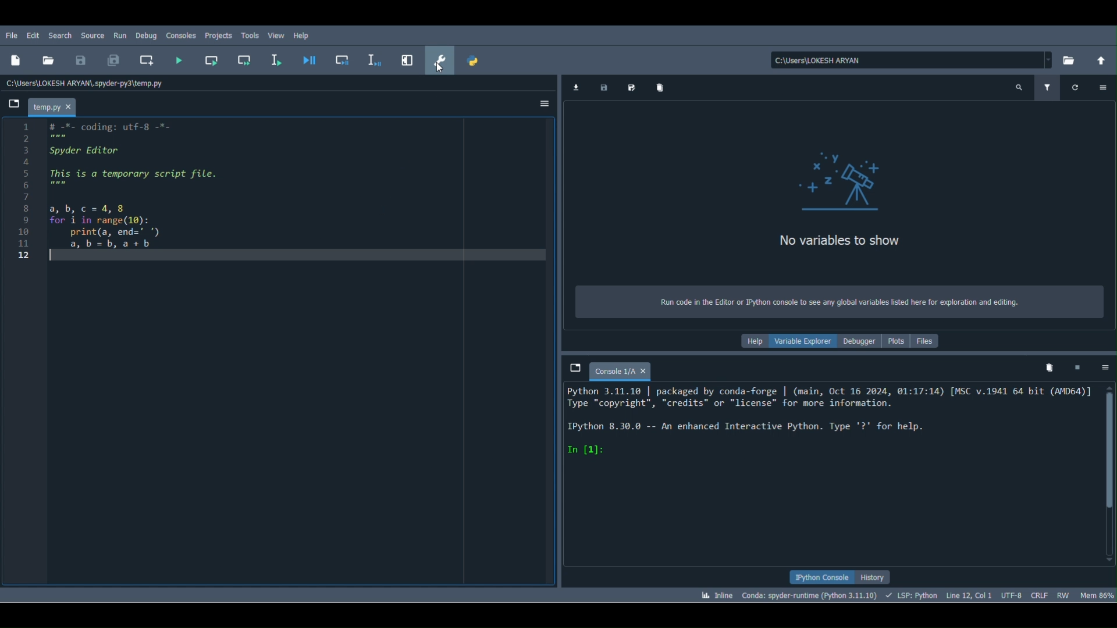  Describe the element at coordinates (348, 62) in the screenshot. I see `Debug cell` at that location.